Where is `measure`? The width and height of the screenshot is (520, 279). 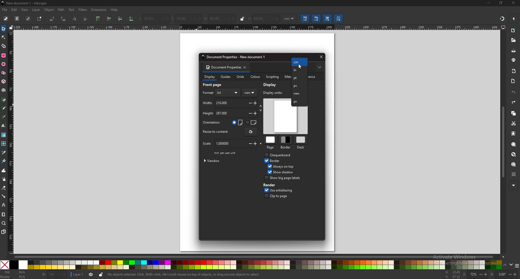
measure is located at coordinates (4, 214).